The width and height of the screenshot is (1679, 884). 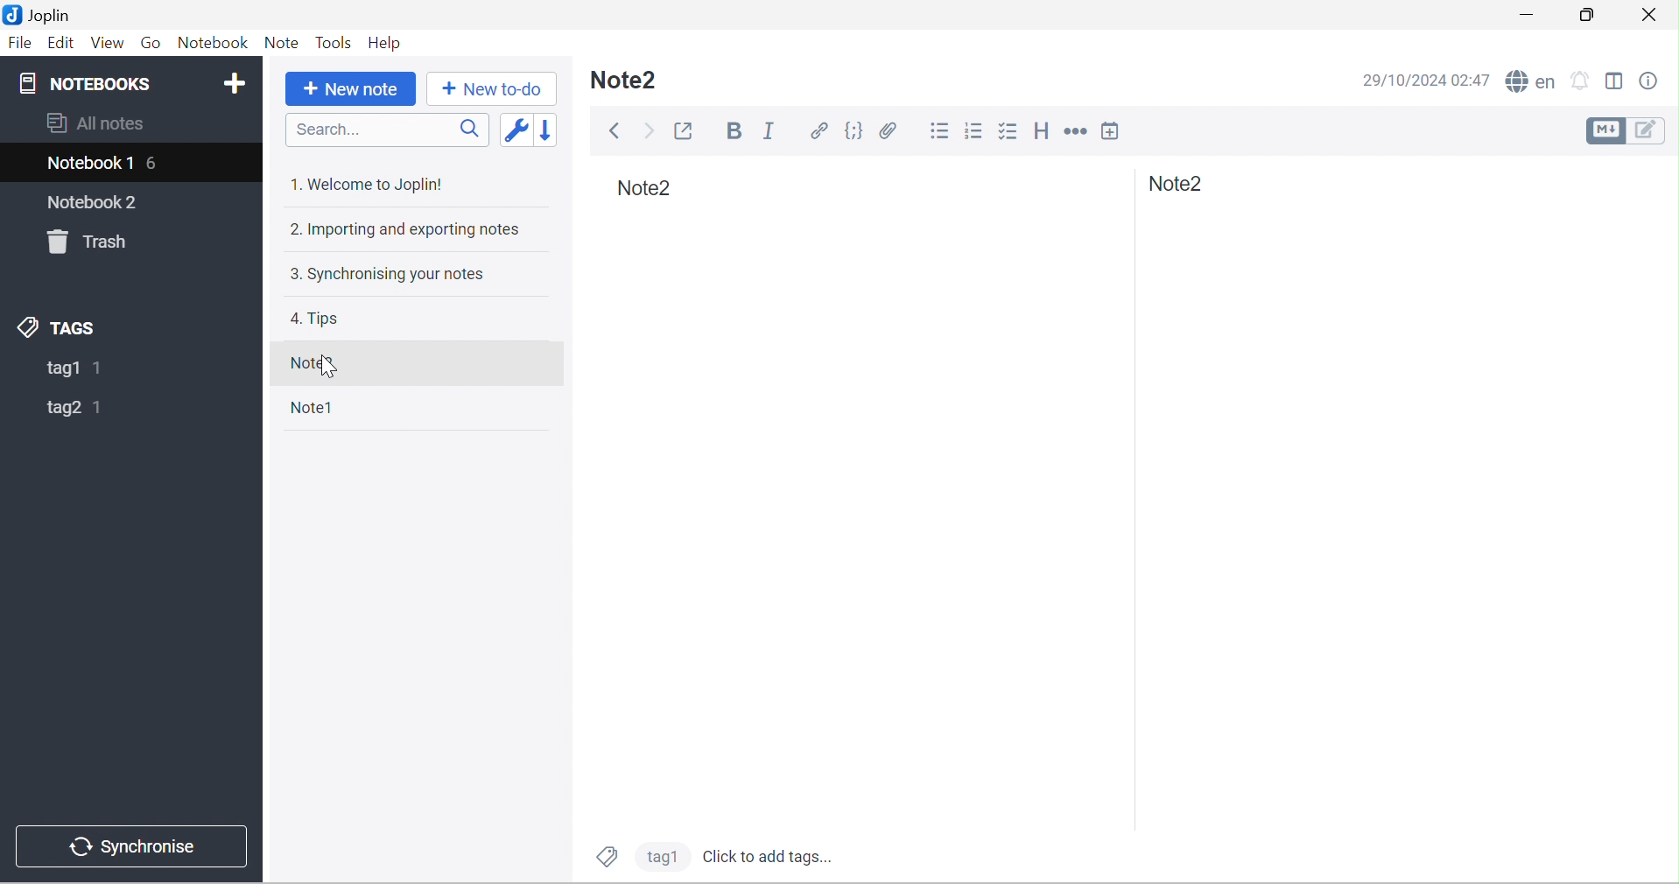 What do you see at coordinates (284, 44) in the screenshot?
I see `Note` at bounding box center [284, 44].